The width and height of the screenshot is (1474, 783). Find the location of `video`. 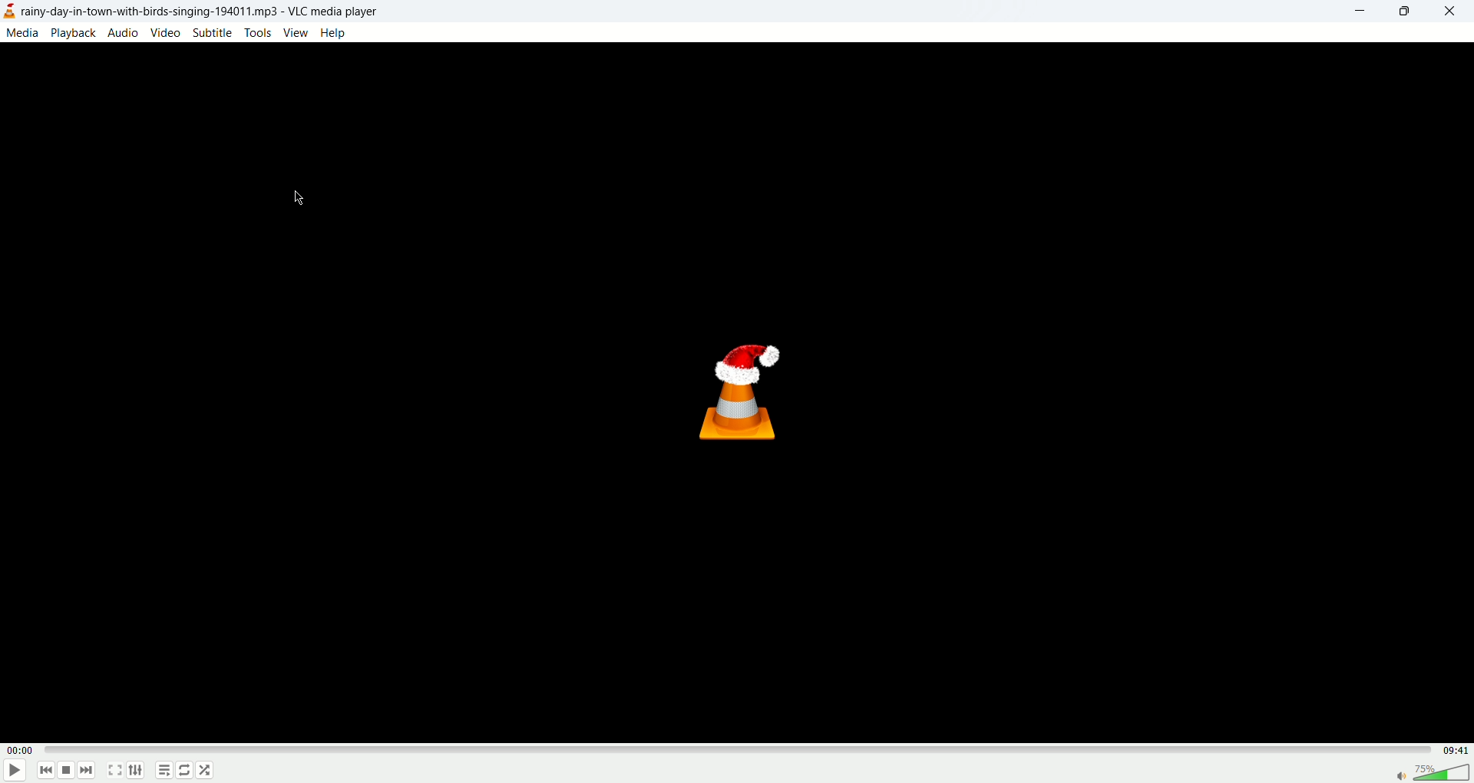

video is located at coordinates (168, 33).